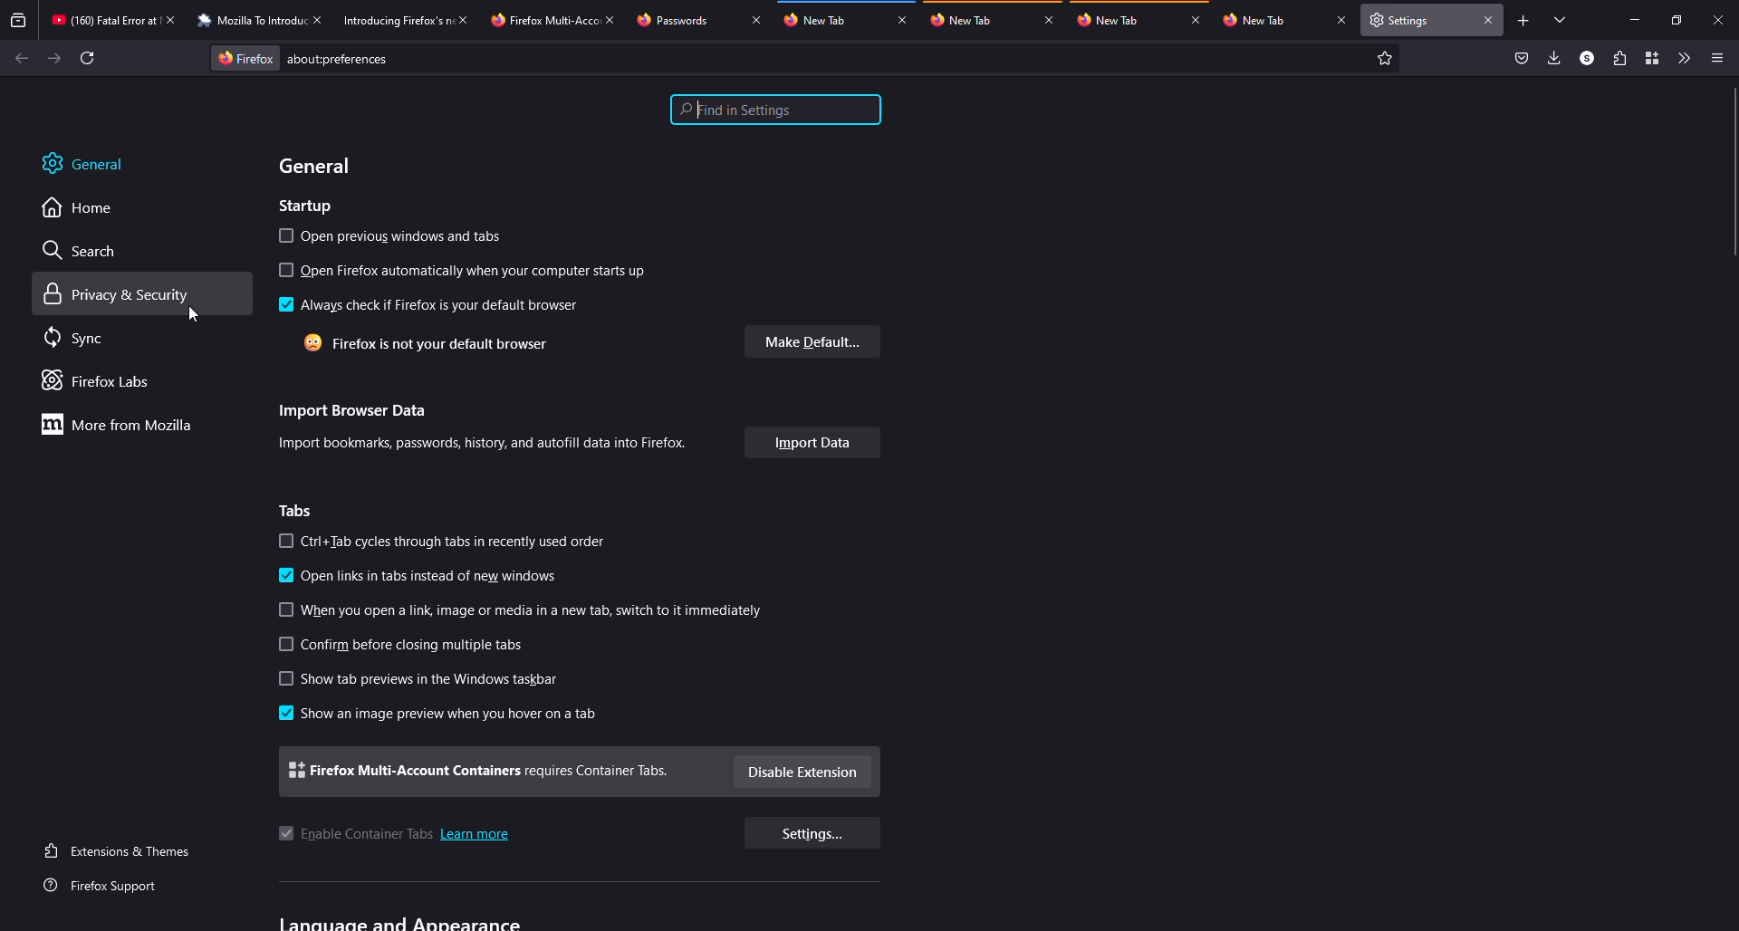 The width and height of the screenshot is (1739, 931). I want to click on select, so click(286, 679).